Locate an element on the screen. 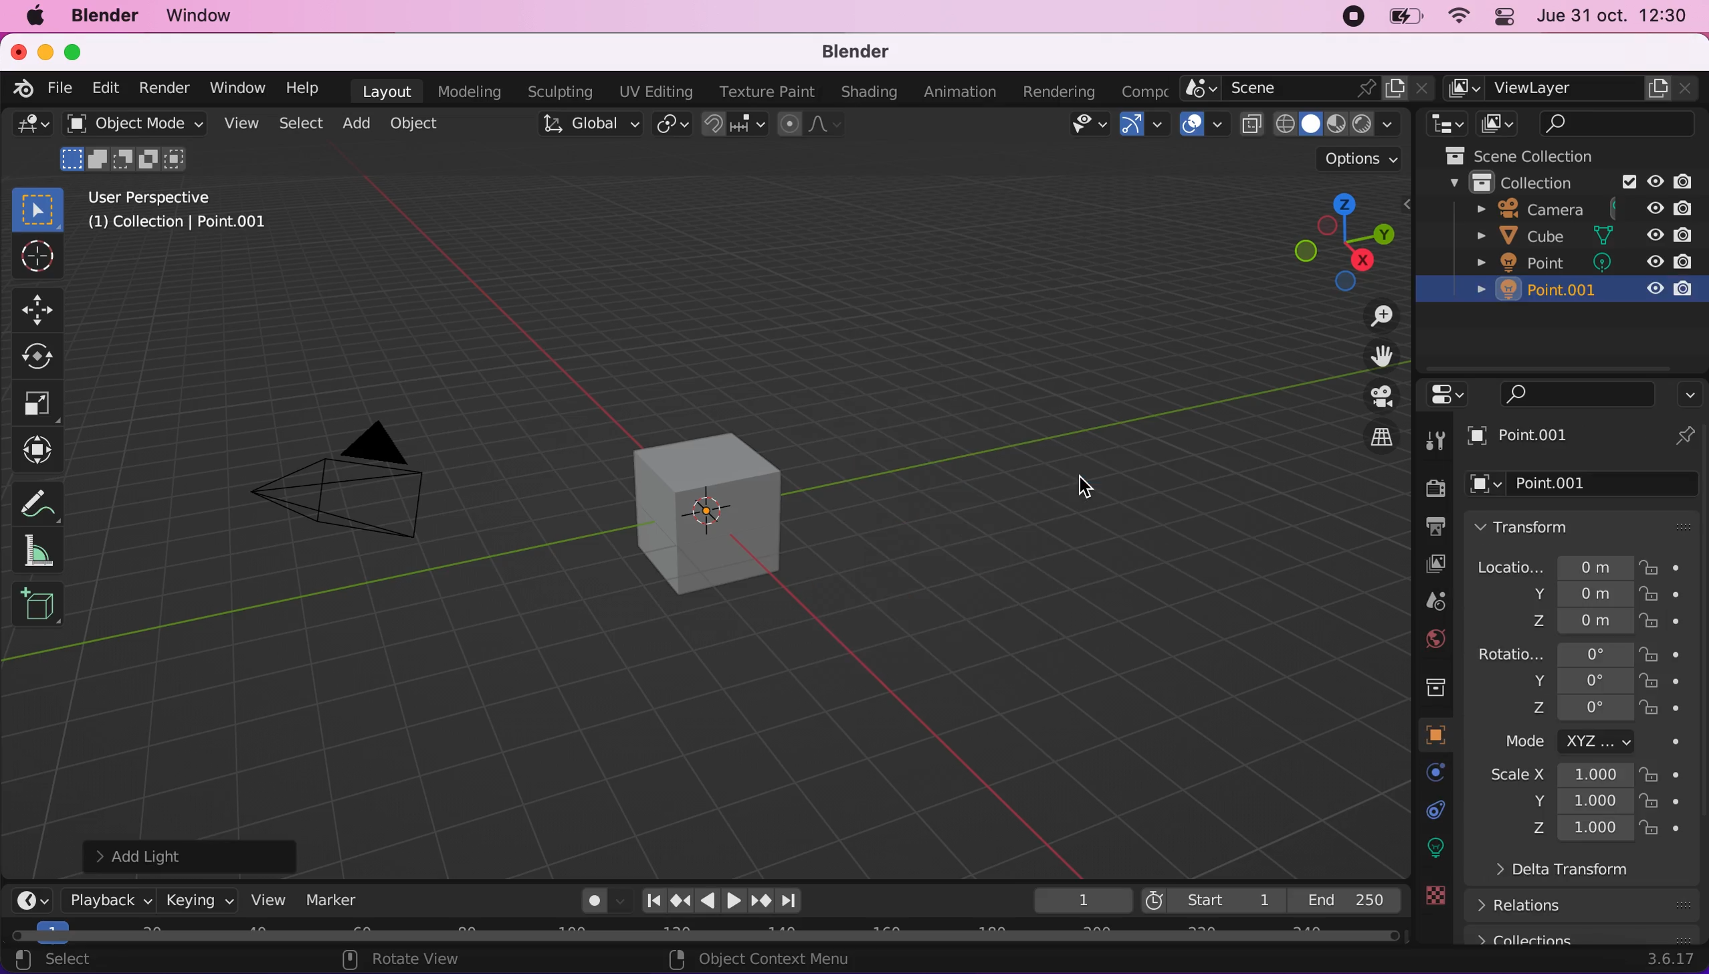 This screenshot has width=1709, height=974. exclude from view layer is located at coordinates (1627, 181).